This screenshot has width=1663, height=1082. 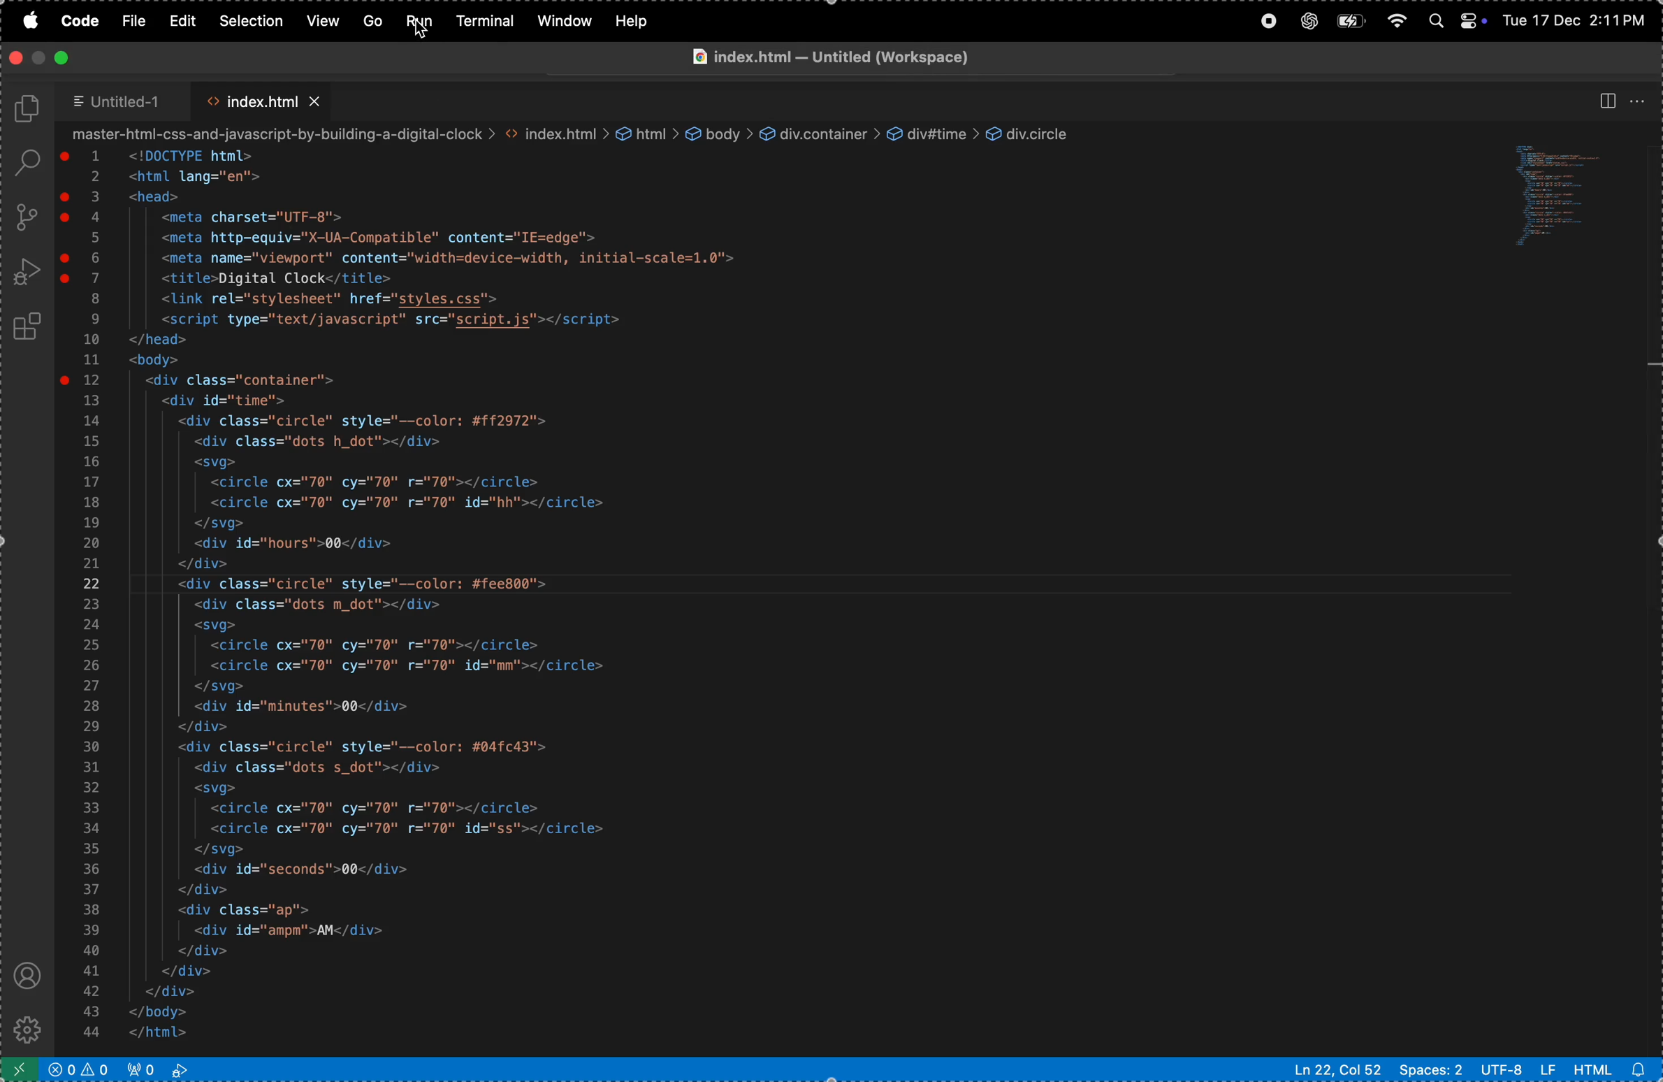 I want to click on code block written in html for a web page, so click(x=566, y=586).